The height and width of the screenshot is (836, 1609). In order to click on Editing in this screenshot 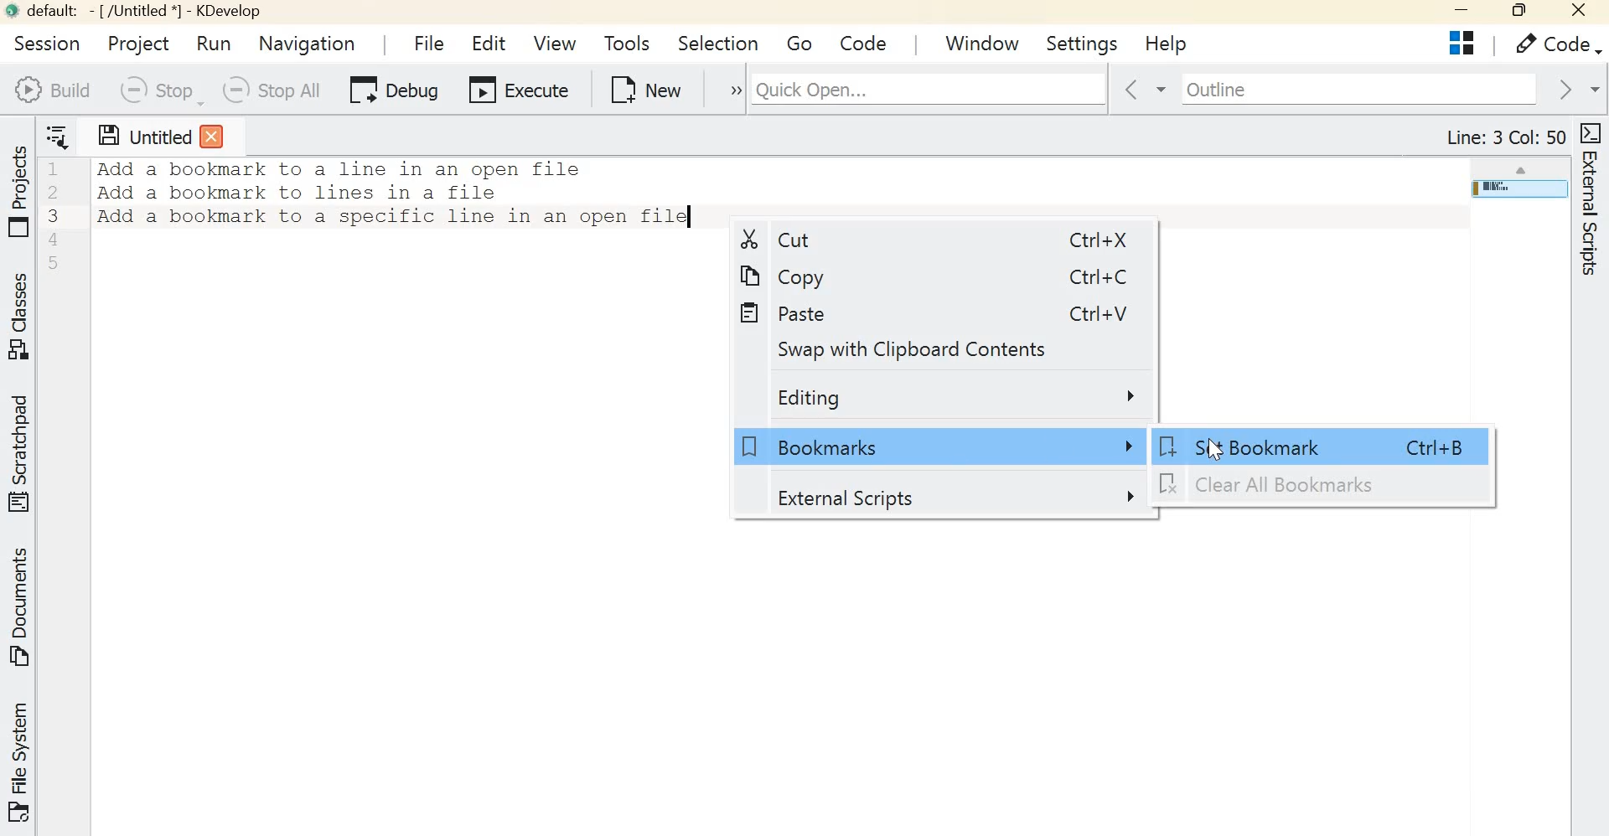, I will do `click(959, 397)`.